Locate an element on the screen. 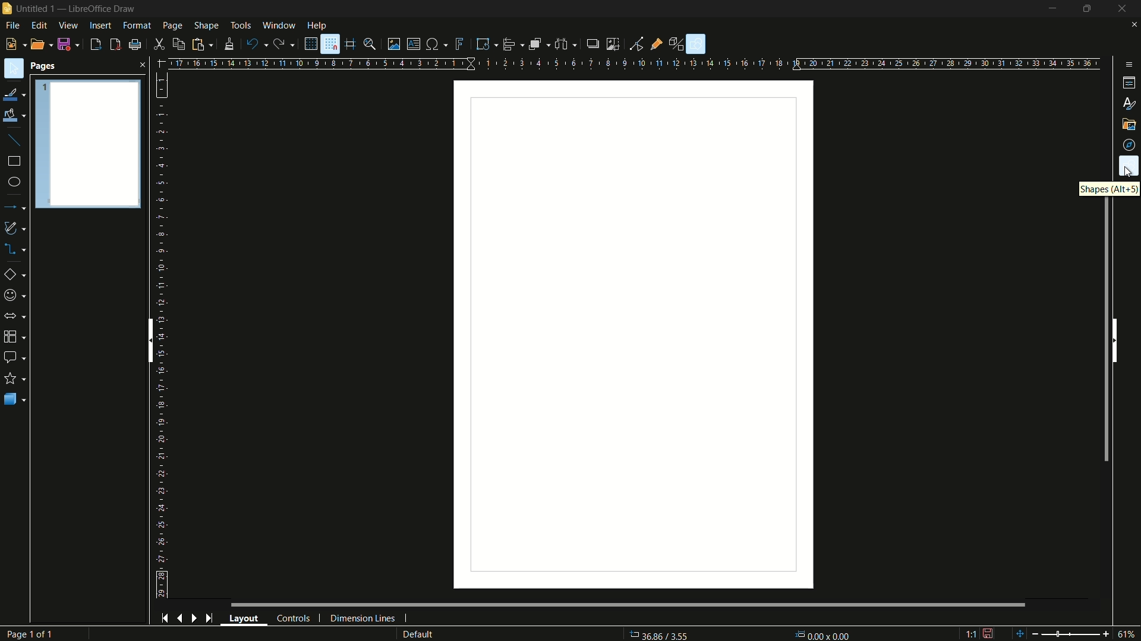 This screenshot has height=641, width=1141. width measure scale is located at coordinates (636, 65).